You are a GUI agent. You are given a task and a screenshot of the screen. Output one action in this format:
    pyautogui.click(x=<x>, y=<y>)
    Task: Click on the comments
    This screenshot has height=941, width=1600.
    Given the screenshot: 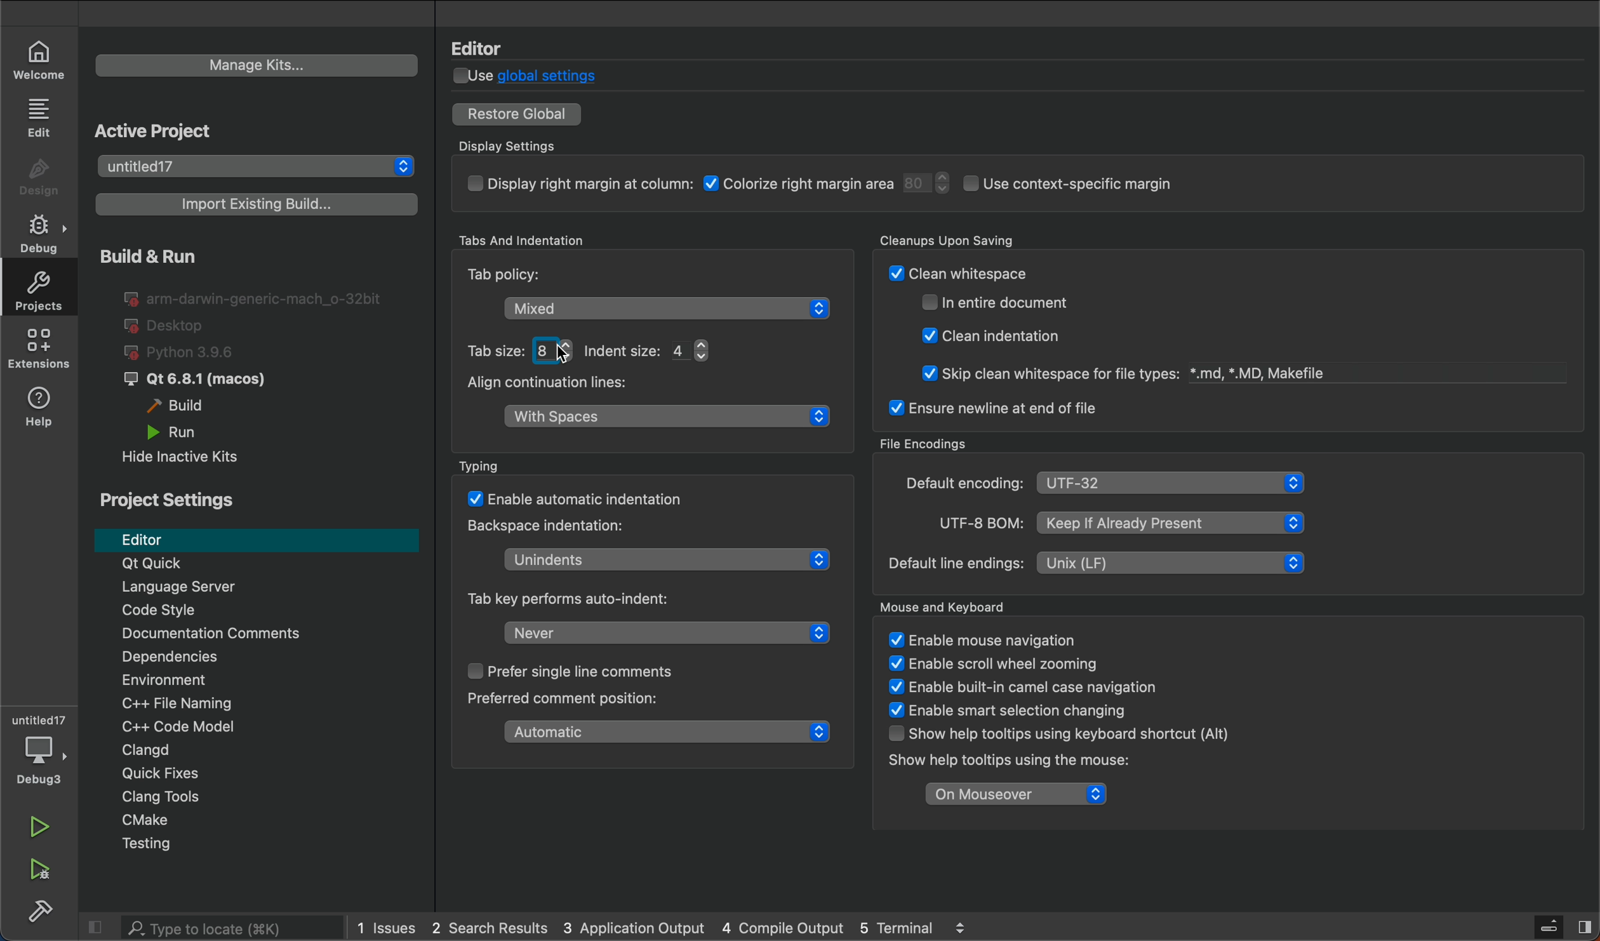 What is the action you would take?
    pyautogui.click(x=269, y=634)
    